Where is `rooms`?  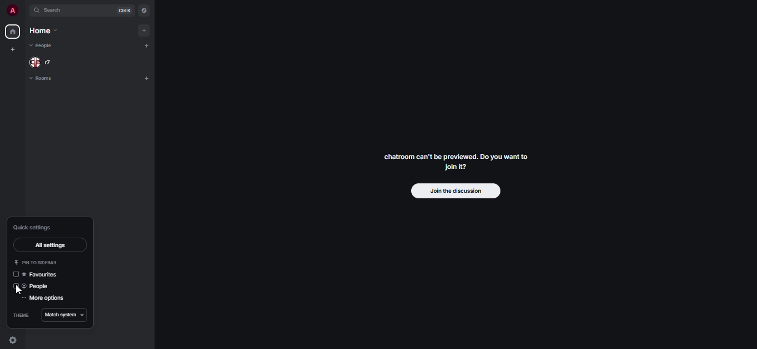
rooms is located at coordinates (42, 79).